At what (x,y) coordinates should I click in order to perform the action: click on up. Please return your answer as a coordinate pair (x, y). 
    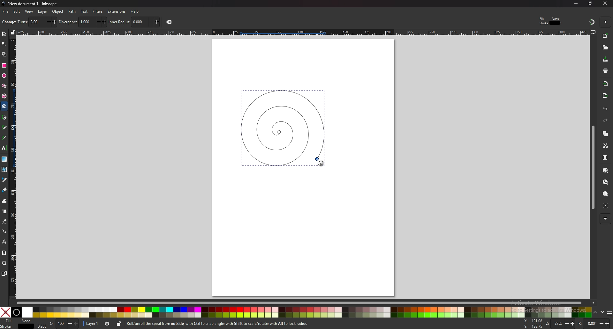
    Looking at the image, I should click on (595, 312).